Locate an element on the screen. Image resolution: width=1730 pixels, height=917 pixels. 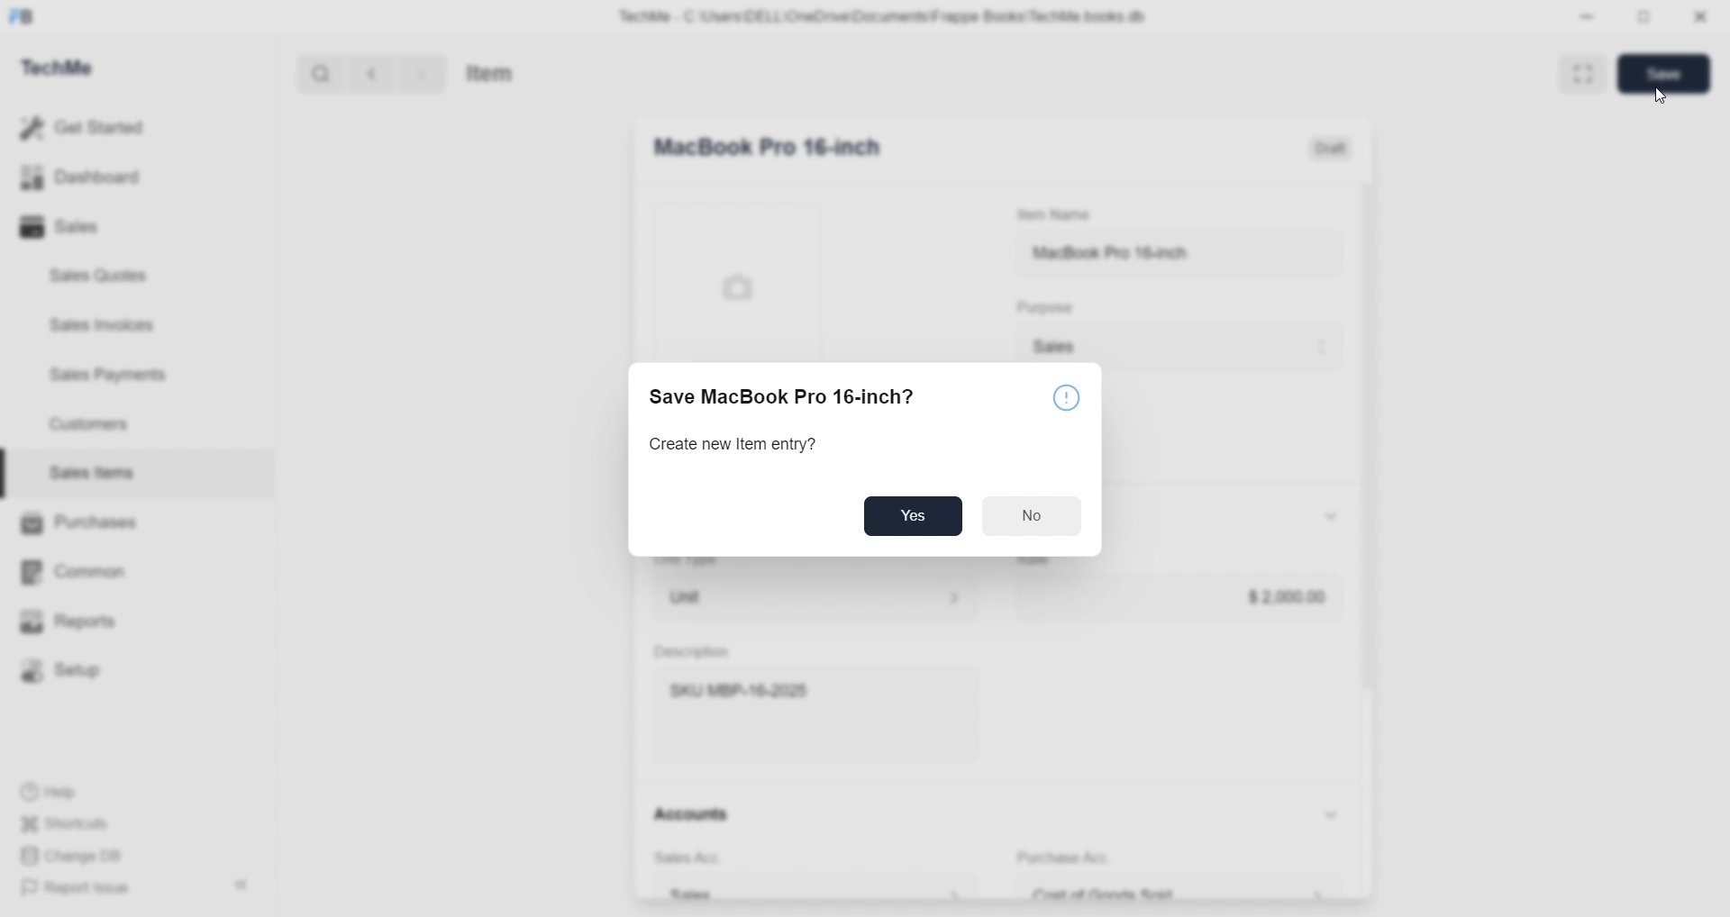
No is located at coordinates (1032, 515).